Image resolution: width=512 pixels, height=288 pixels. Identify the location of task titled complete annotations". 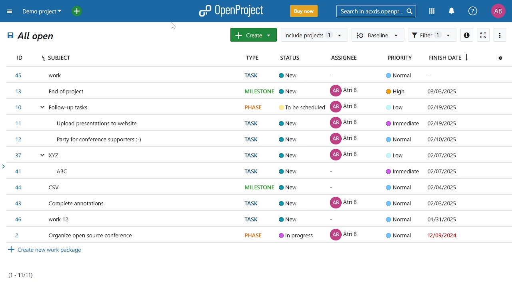
(260, 186).